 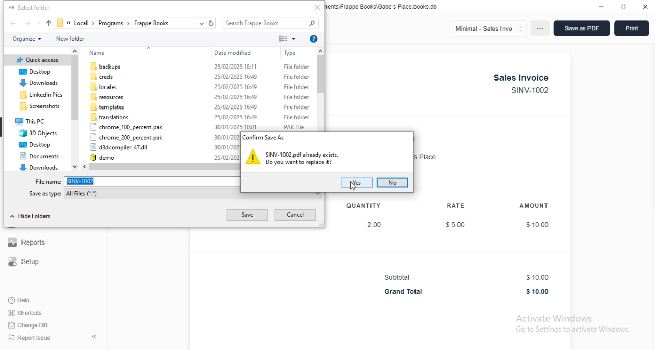 What do you see at coordinates (108, 107) in the screenshot?
I see `templates` at bounding box center [108, 107].